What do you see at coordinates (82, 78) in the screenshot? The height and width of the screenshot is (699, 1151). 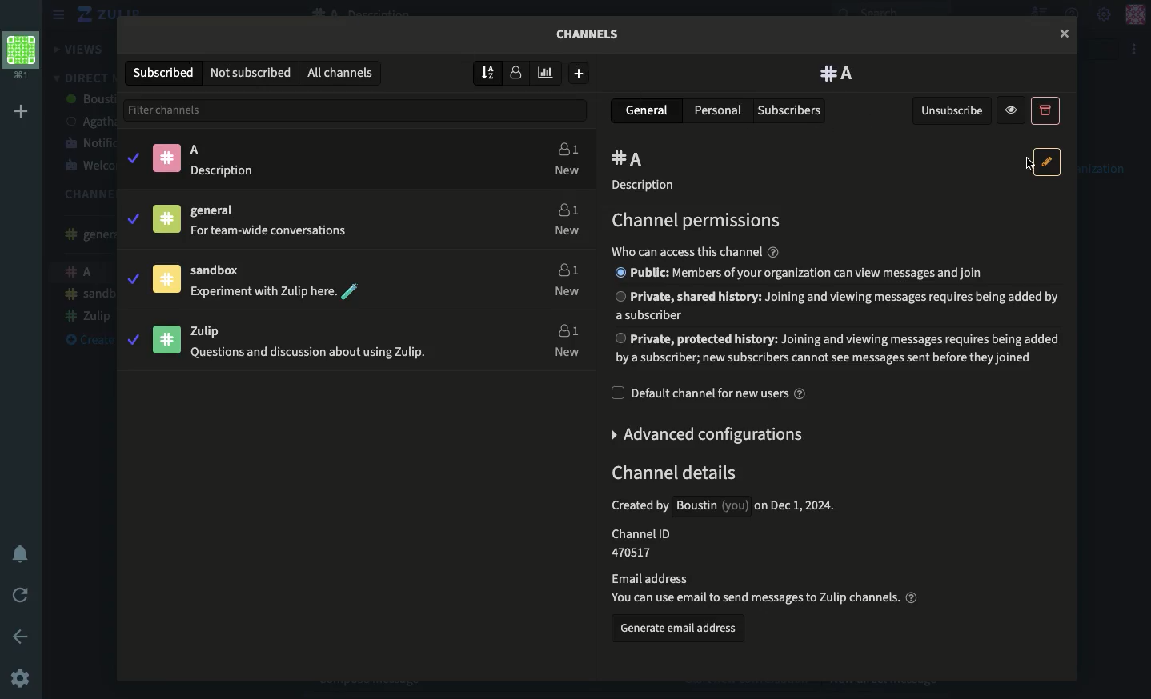 I see `DM` at bounding box center [82, 78].